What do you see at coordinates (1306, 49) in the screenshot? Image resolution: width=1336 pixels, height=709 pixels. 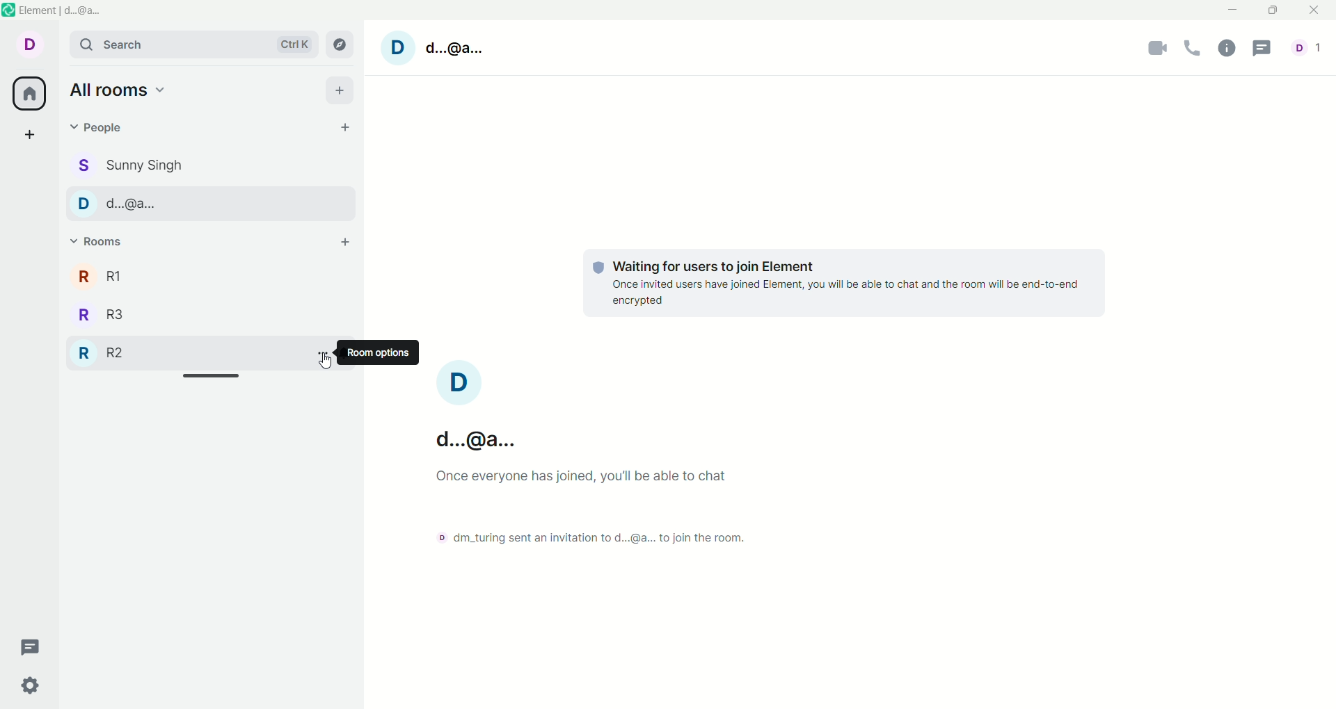 I see `account` at bounding box center [1306, 49].